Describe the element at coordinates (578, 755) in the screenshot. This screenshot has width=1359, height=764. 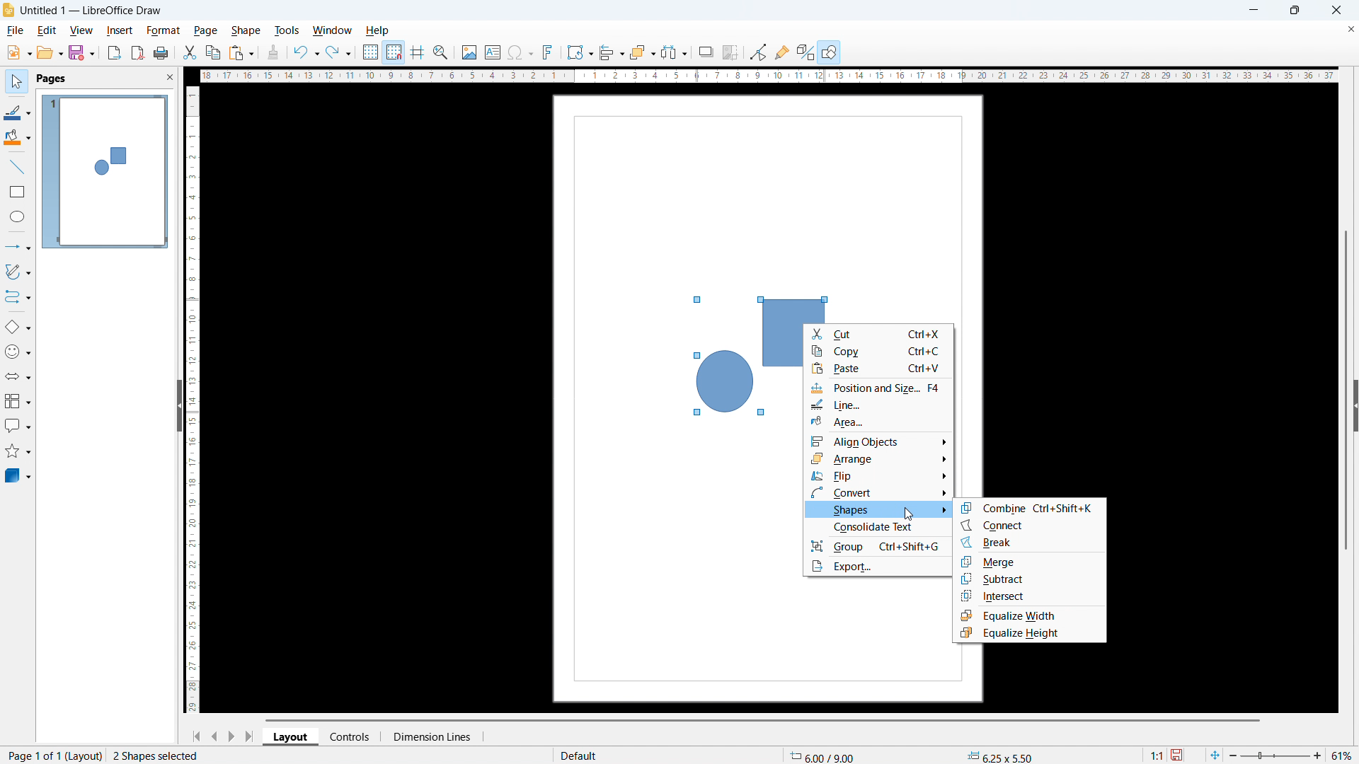
I see `default page display` at that location.